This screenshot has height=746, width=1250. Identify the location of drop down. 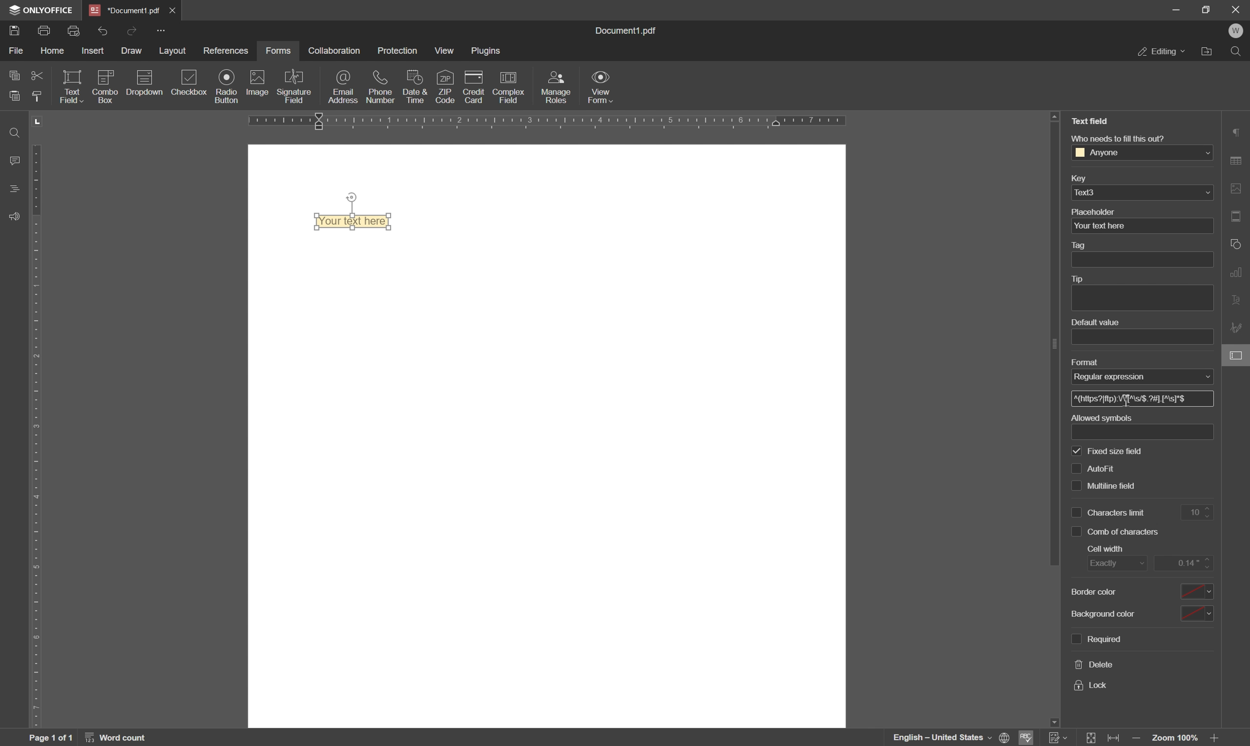
(1205, 153).